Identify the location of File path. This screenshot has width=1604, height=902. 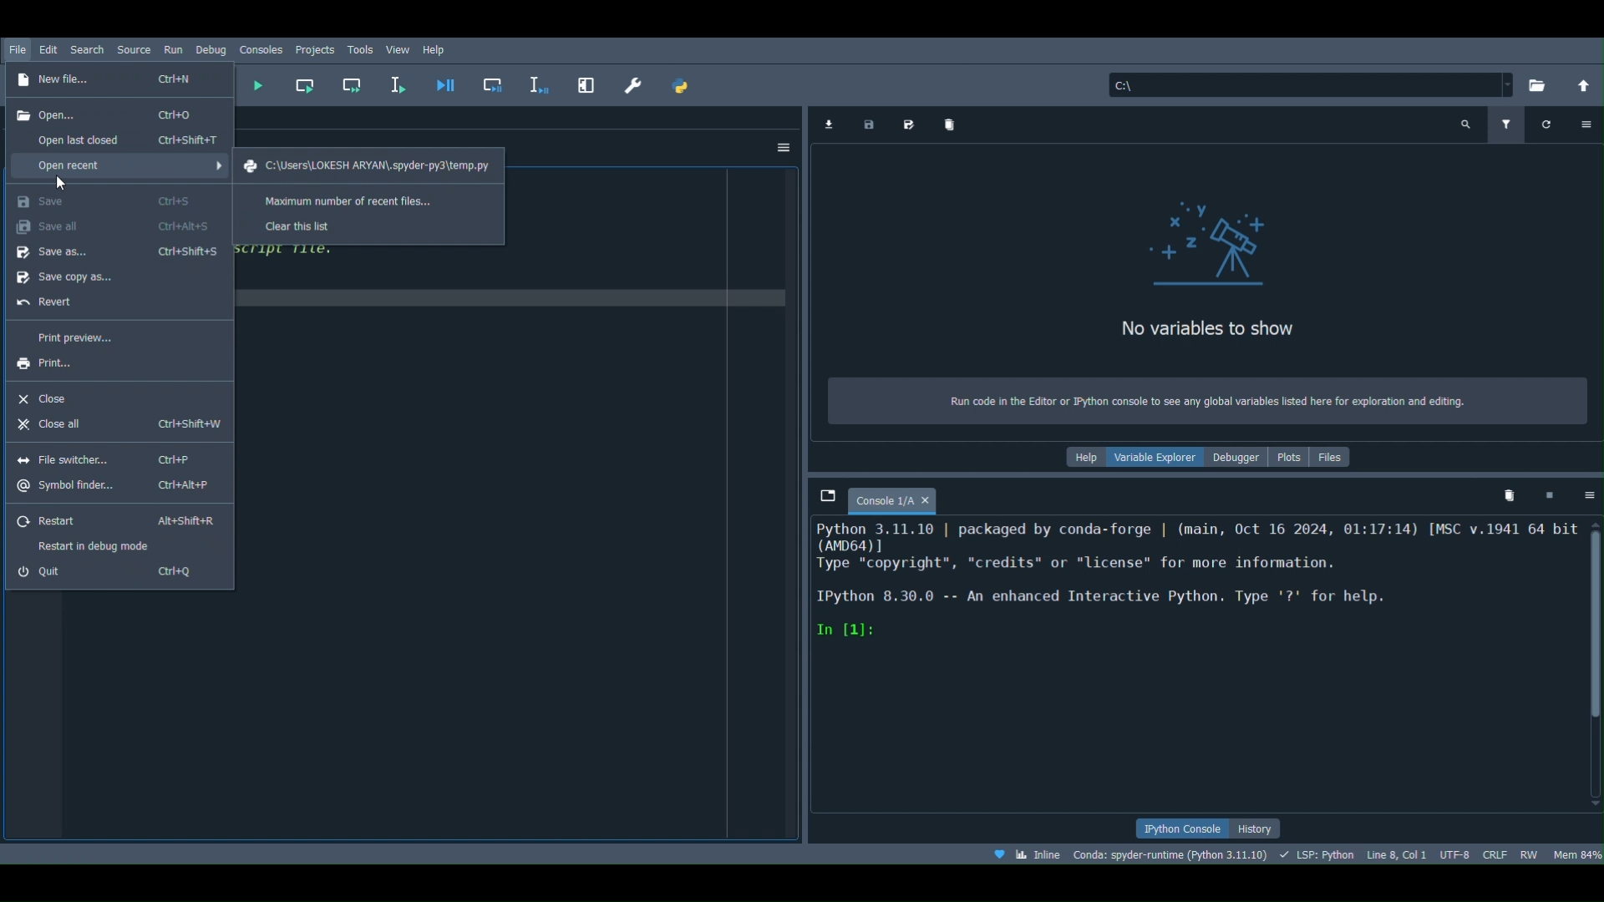
(360, 165).